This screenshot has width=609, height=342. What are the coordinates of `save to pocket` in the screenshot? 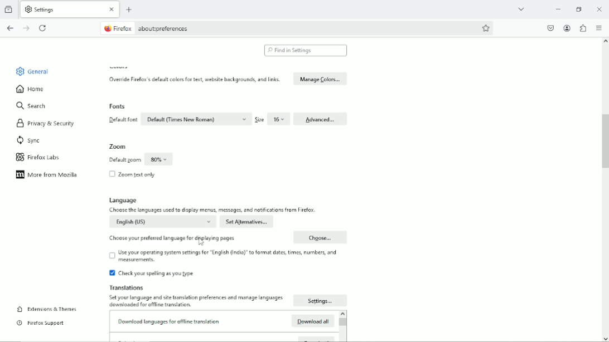 It's located at (549, 28).